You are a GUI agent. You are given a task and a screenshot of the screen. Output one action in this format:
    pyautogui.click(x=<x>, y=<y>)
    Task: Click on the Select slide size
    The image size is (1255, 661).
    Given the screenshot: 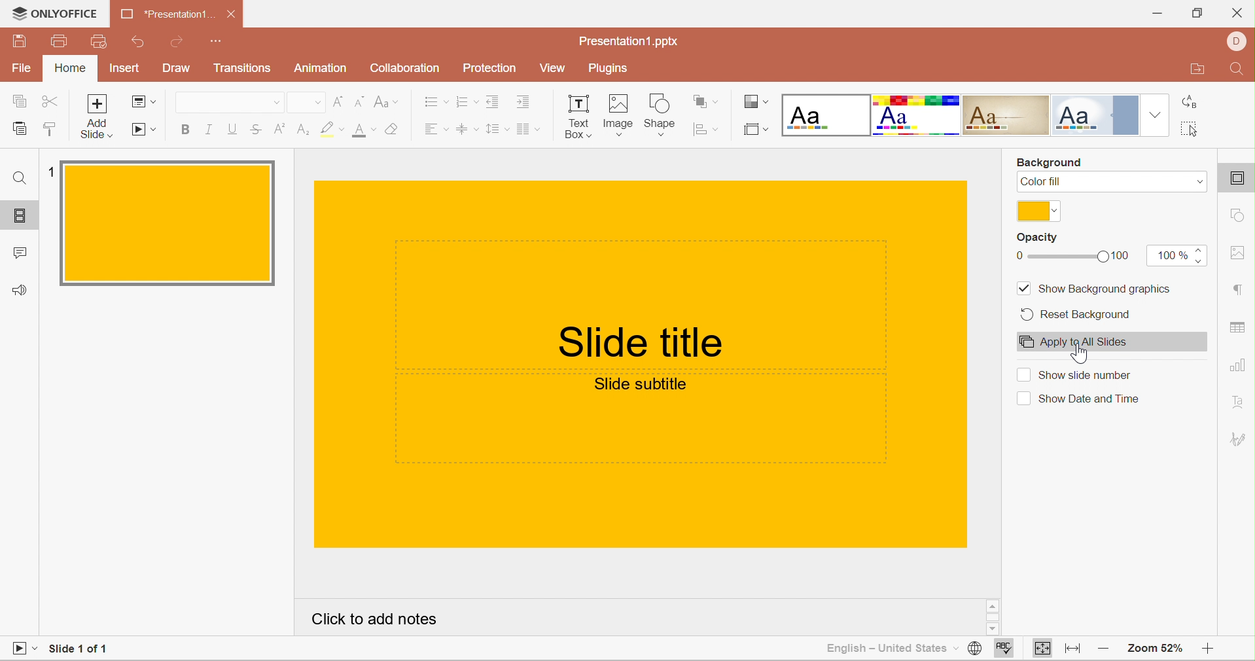 What is the action you would take?
    pyautogui.click(x=756, y=130)
    